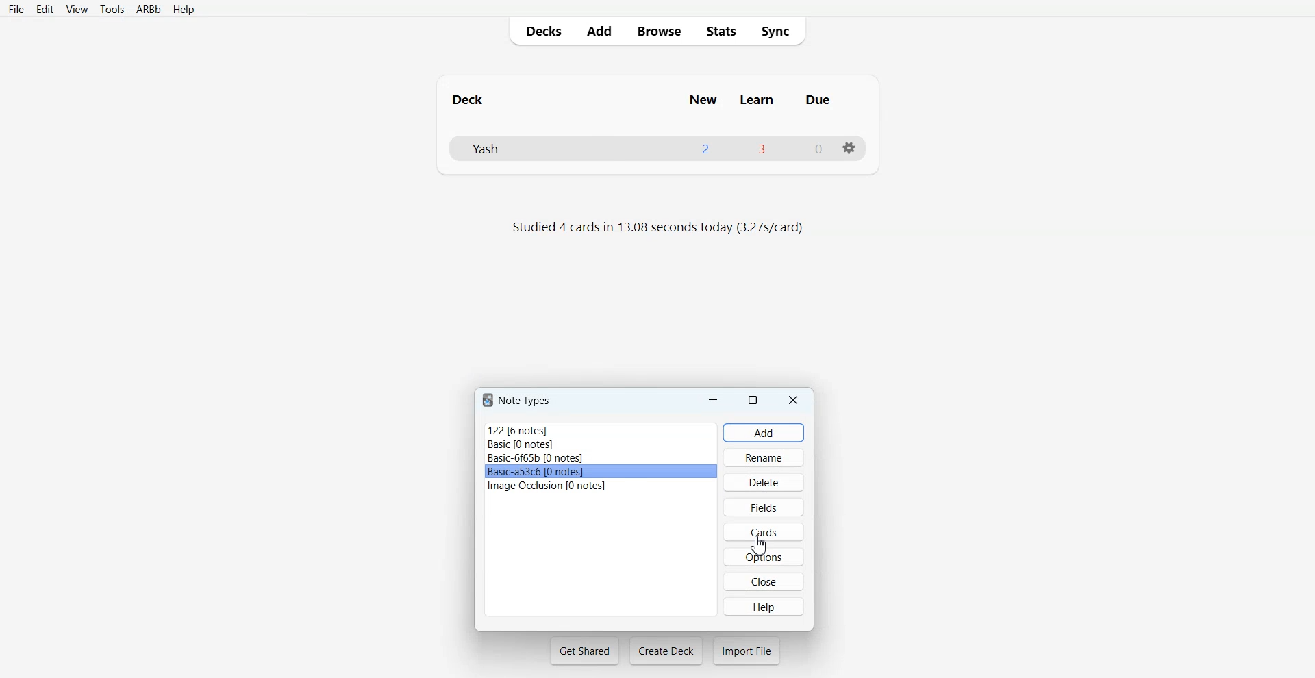 The width and height of the screenshot is (1315, 678). I want to click on Browse, so click(658, 30).